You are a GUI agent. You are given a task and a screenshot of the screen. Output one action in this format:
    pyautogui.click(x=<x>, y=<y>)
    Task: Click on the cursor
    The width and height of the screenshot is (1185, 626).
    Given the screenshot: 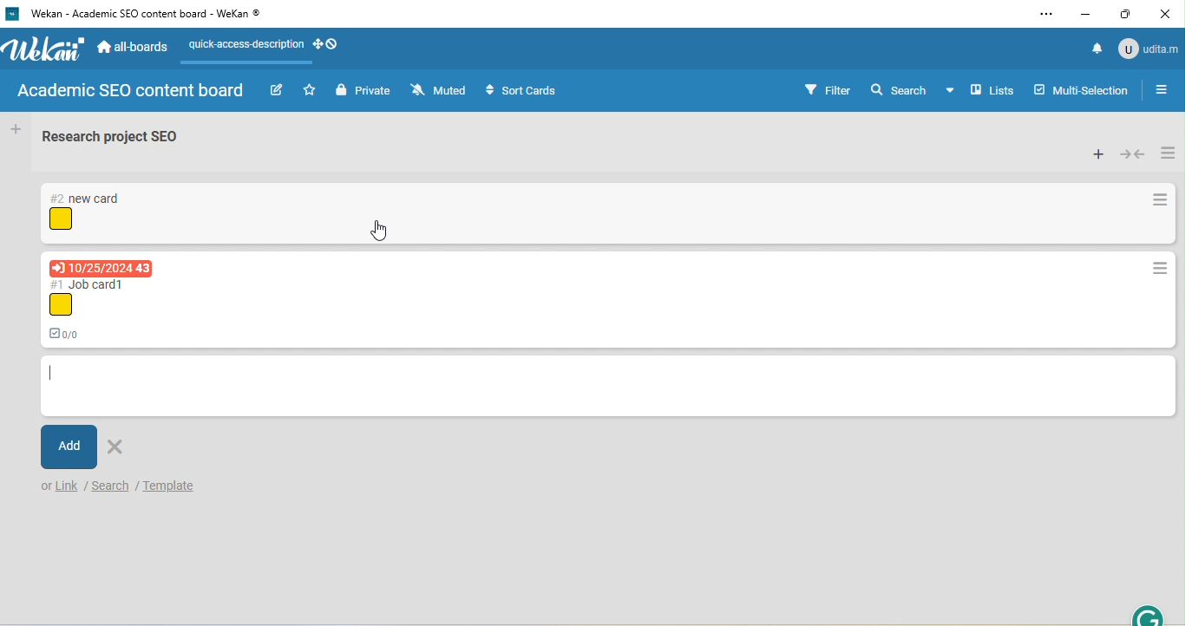 What is the action you would take?
    pyautogui.click(x=380, y=230)
    